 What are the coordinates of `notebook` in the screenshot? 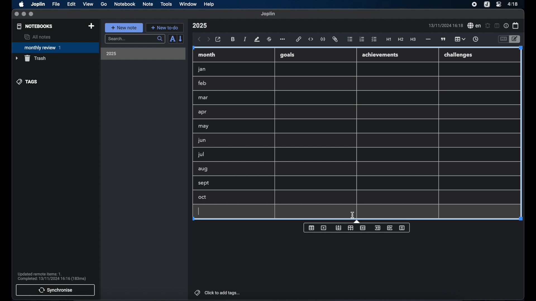 It's located at (125, 4).